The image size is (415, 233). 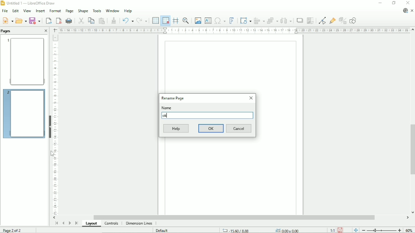 What do you see at coordinates (52, 154) in the screenshot?
I see `Cursor` at bounding box center [52, 154].